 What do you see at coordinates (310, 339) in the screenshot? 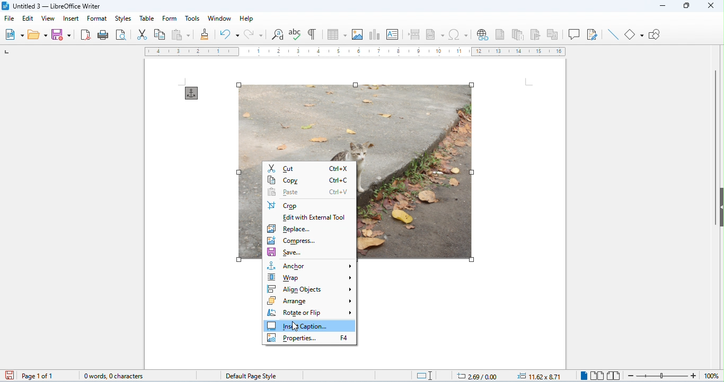
I see `properties` at bounding box center [310, 339].